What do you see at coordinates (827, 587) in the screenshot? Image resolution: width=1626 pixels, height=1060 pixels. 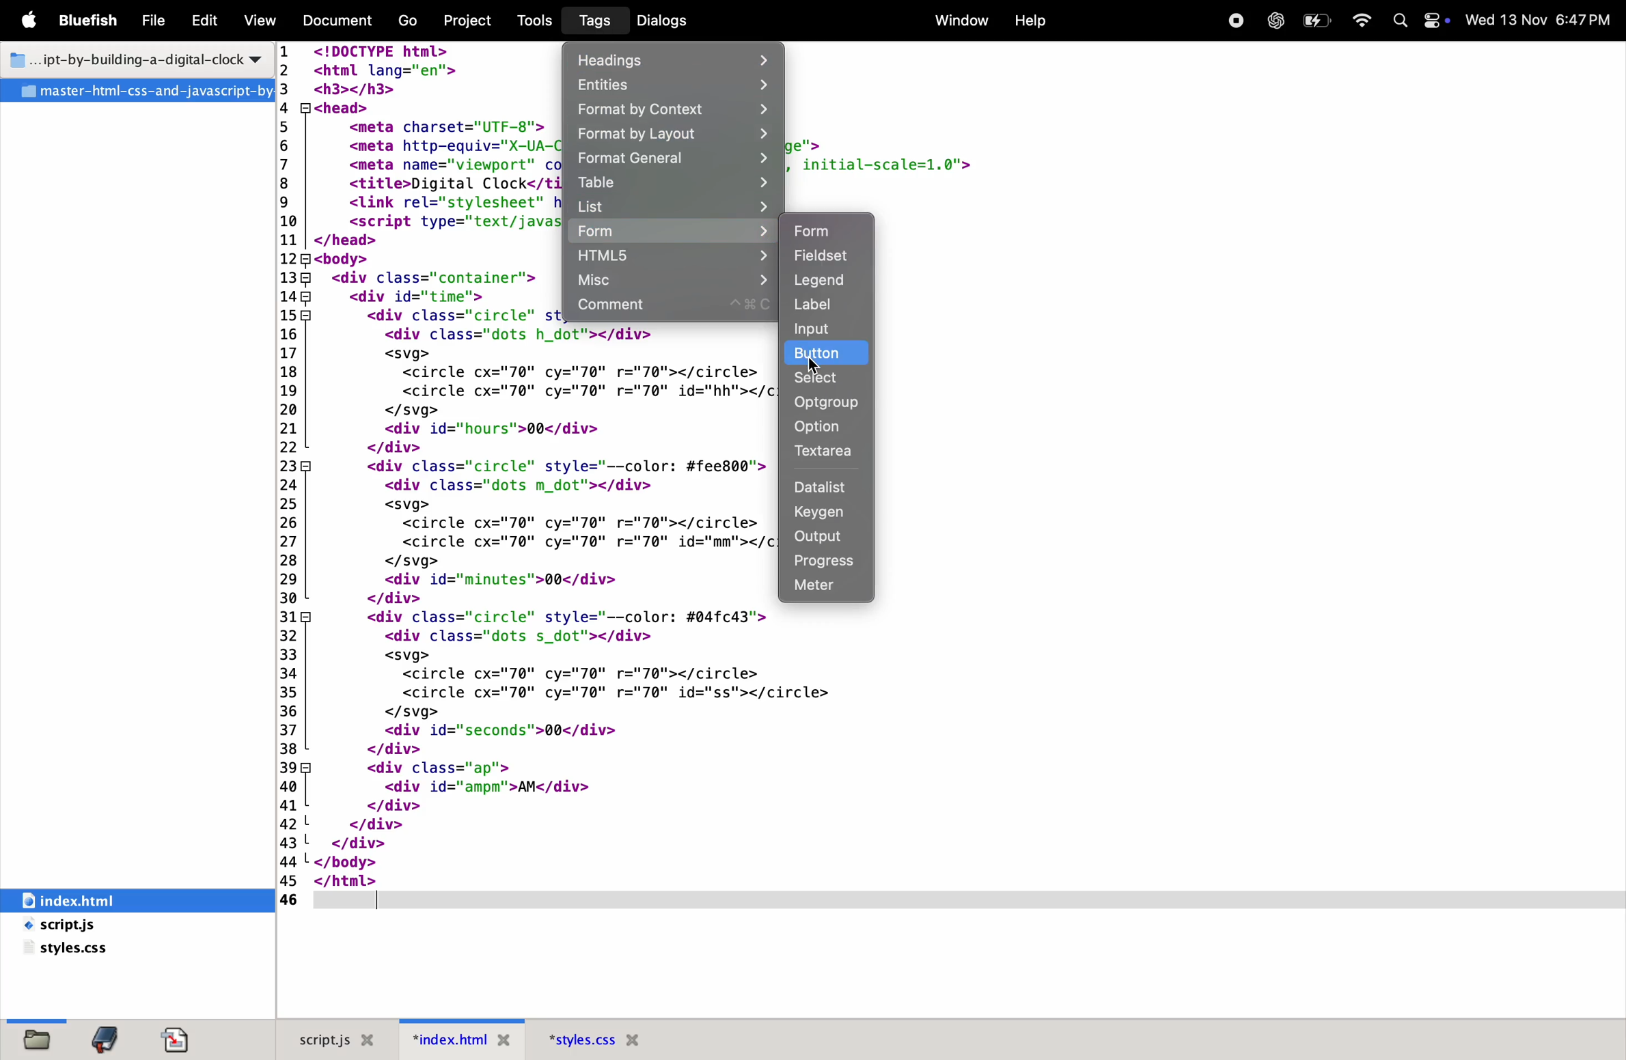 I see `meter` at bounding box center [827, 587].